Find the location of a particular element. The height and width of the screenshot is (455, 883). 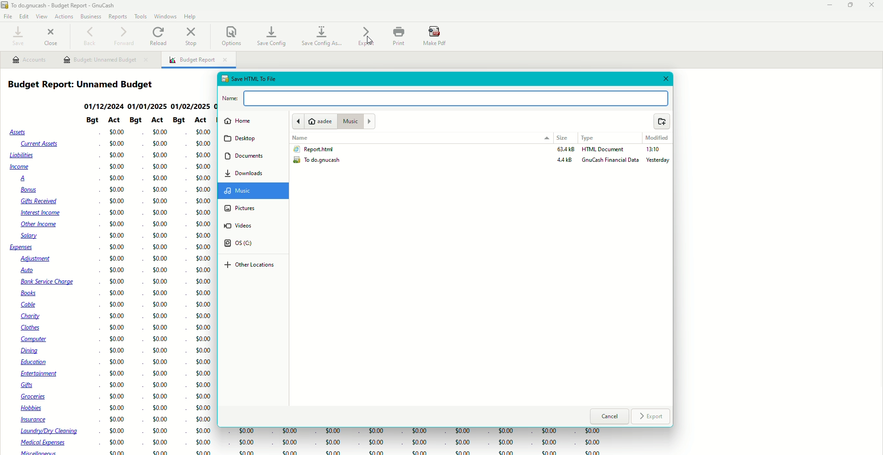

Gnucash is located at coordinates (611, 161).